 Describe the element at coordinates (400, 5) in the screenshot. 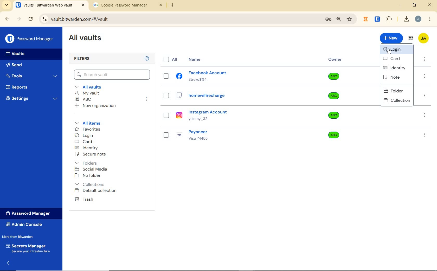

I see `minimize` at that location.